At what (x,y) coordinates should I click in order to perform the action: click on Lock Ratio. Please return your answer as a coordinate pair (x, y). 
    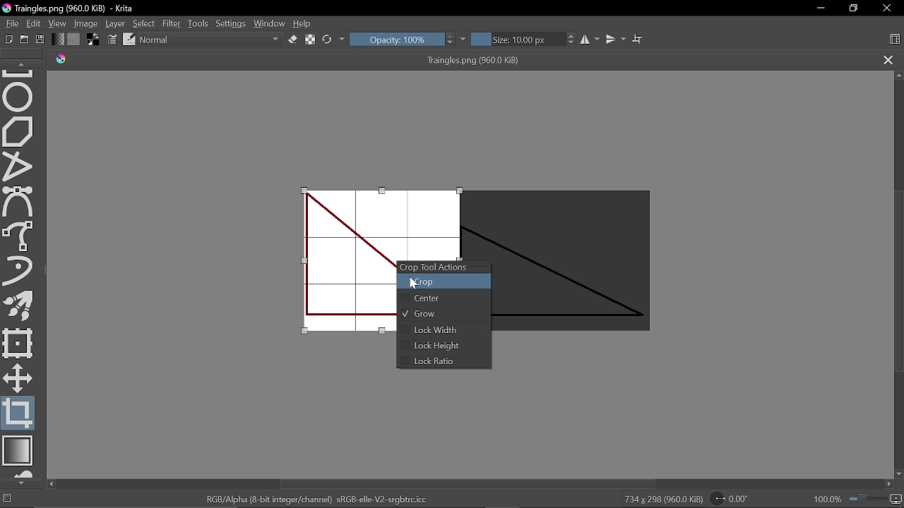
    Looking at the image, I should click on (439, 361).